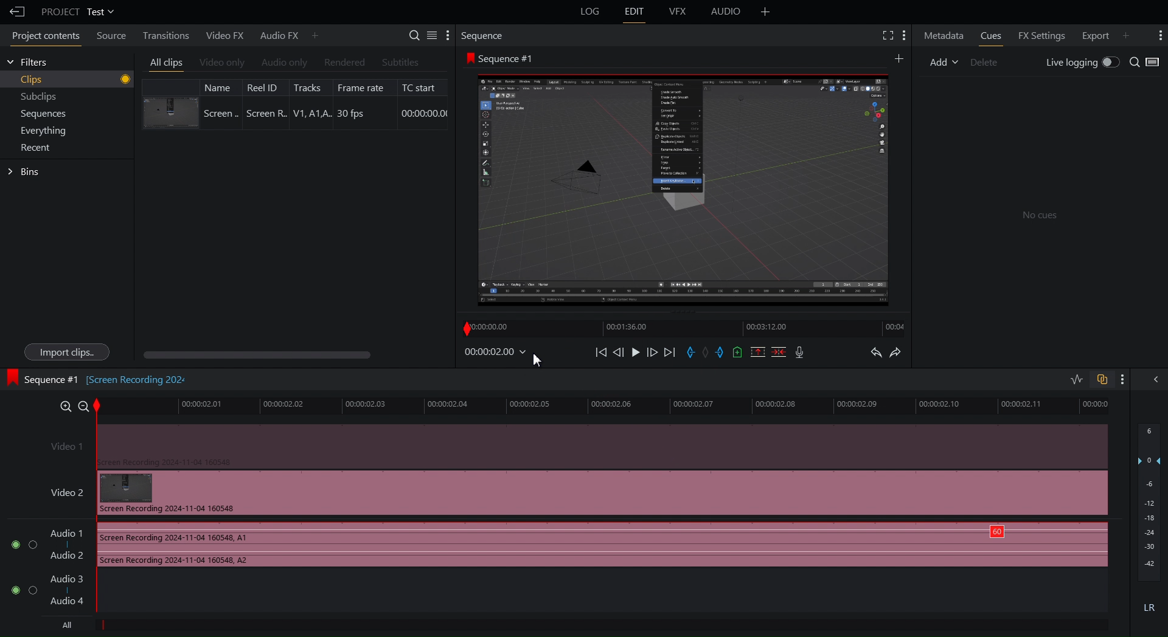  What do you see at coordinates (538, 360) in the screenshot?
I see `Cursor` at bounding box center [538, 360].